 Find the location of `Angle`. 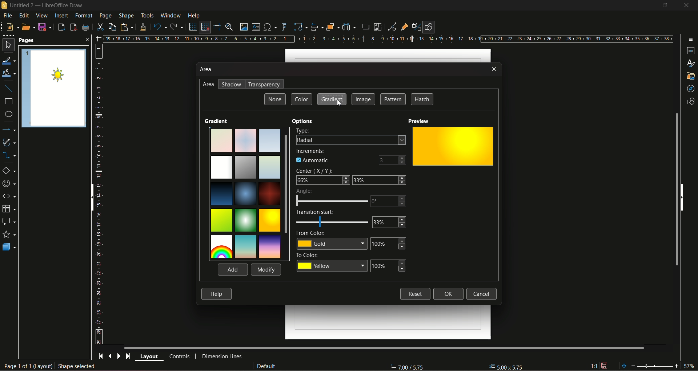

Angle is located at coordinates (352, 198).